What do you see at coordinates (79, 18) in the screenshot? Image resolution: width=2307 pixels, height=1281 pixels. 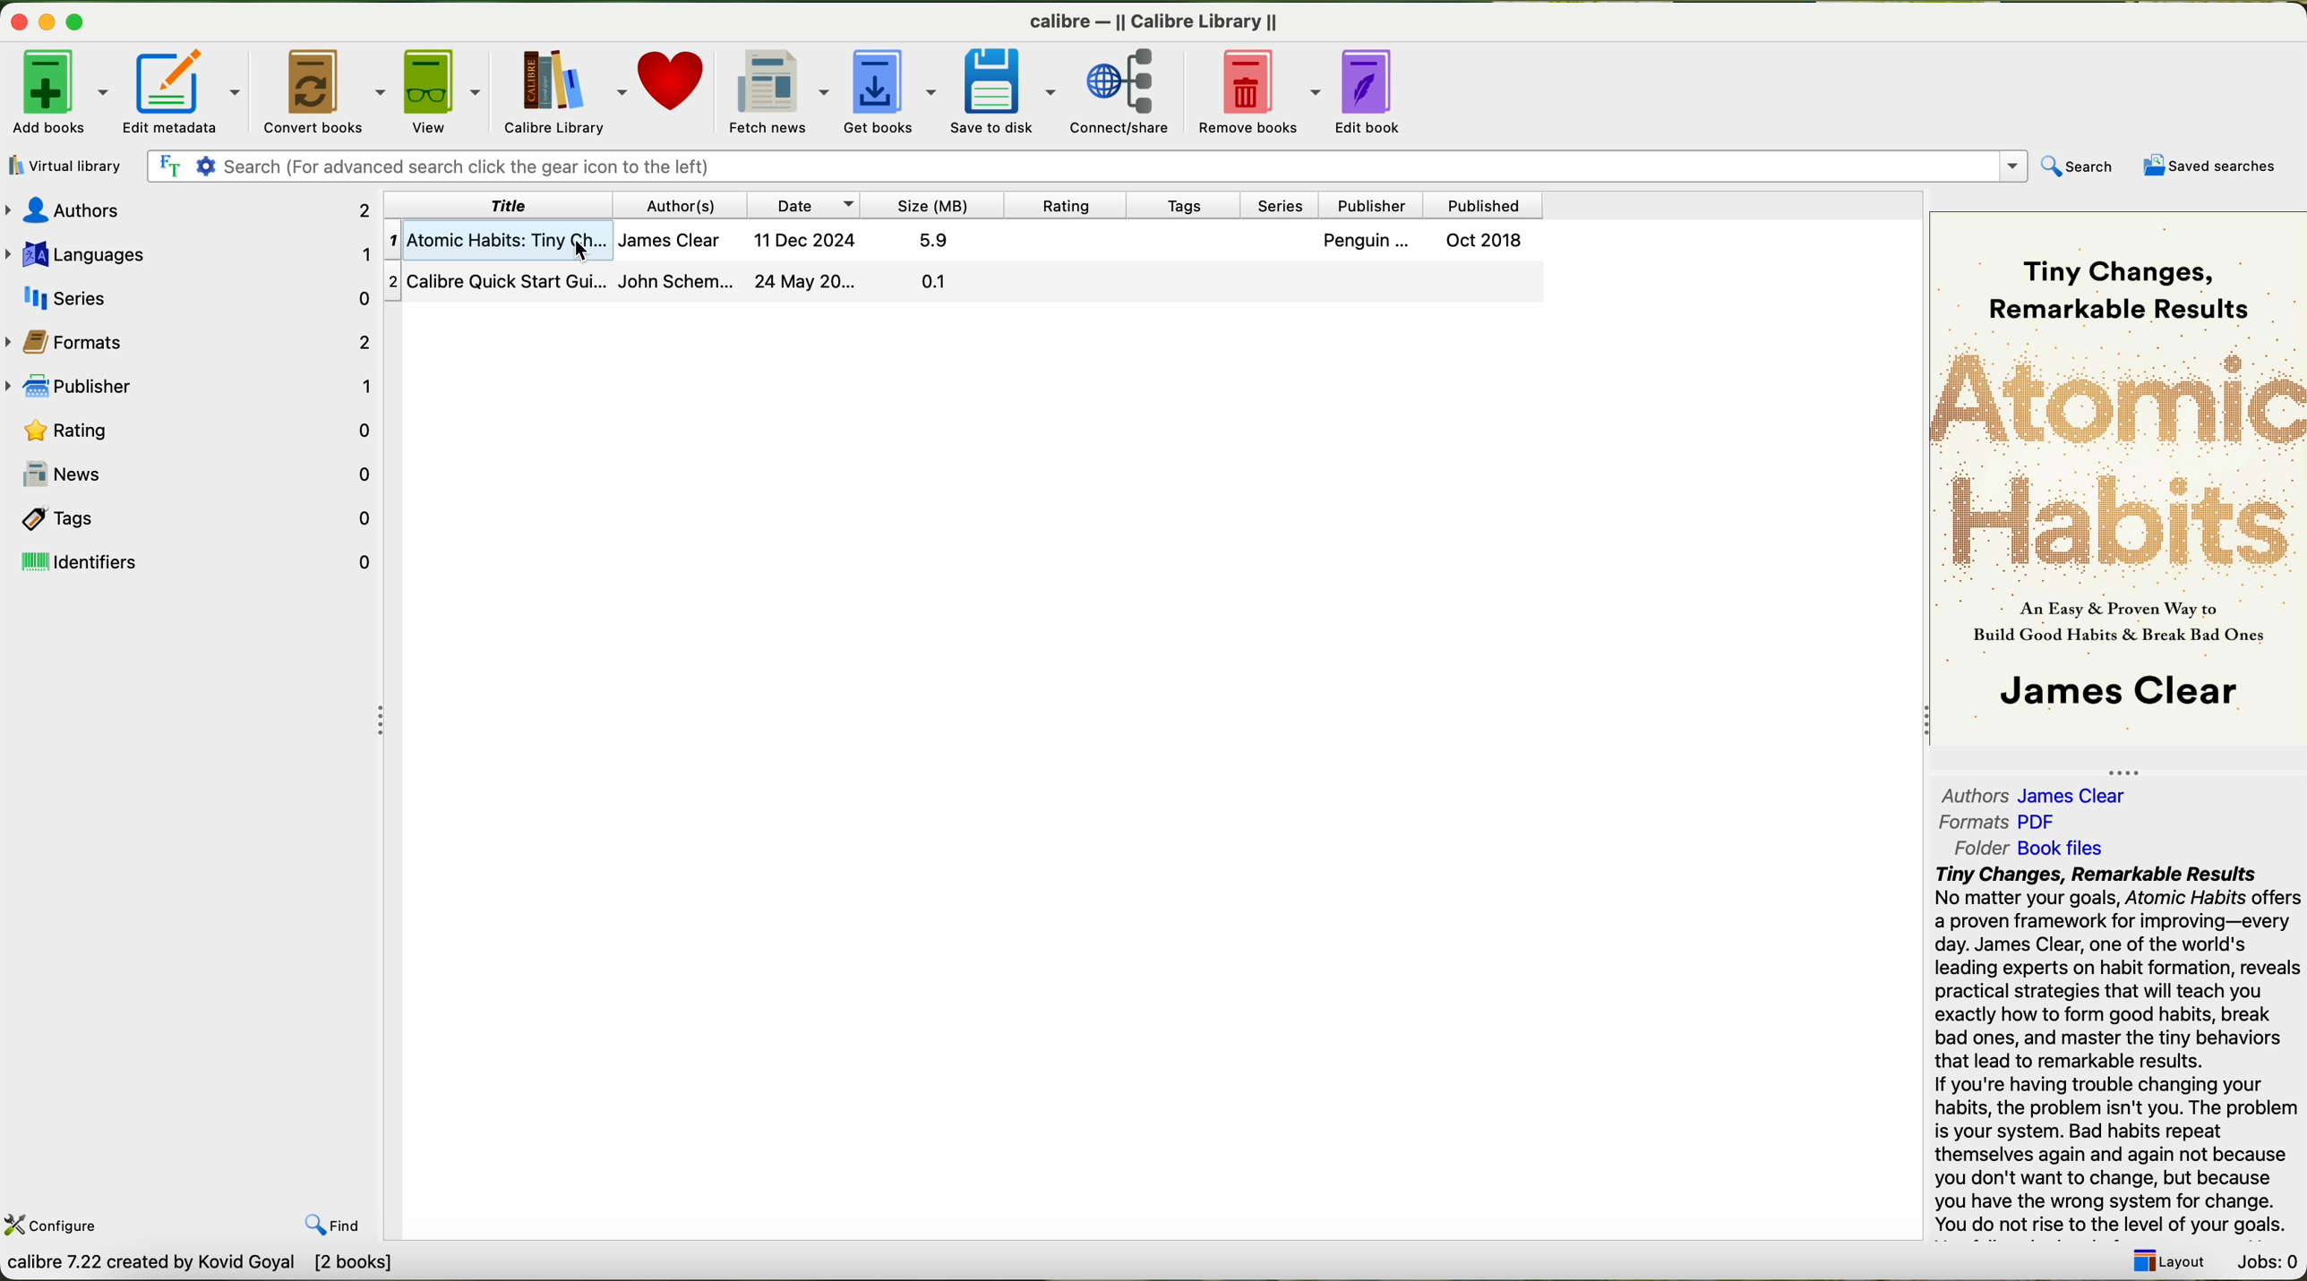 I see `maximize program` at bounding box center [79, 18].